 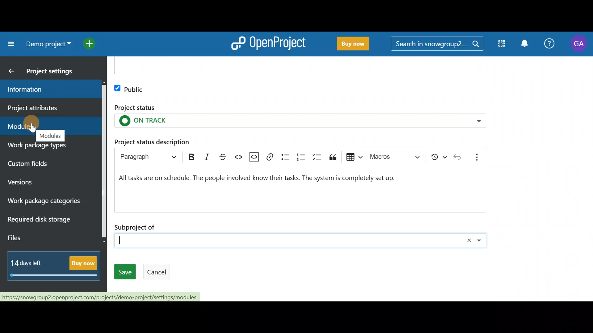 I want to click on Custom fields, so click(x=41, y=166).